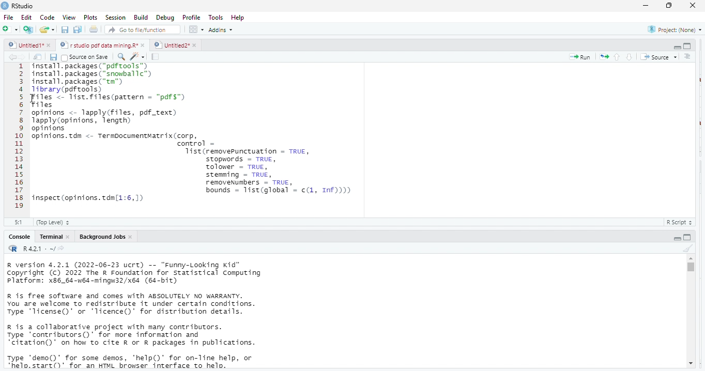 This screenshot has height=371, width=705. What do you see at coordinates (19, 137) in the screenshot?
I see `123a5E78910111213141516171819` at bounding box center [19, 137].